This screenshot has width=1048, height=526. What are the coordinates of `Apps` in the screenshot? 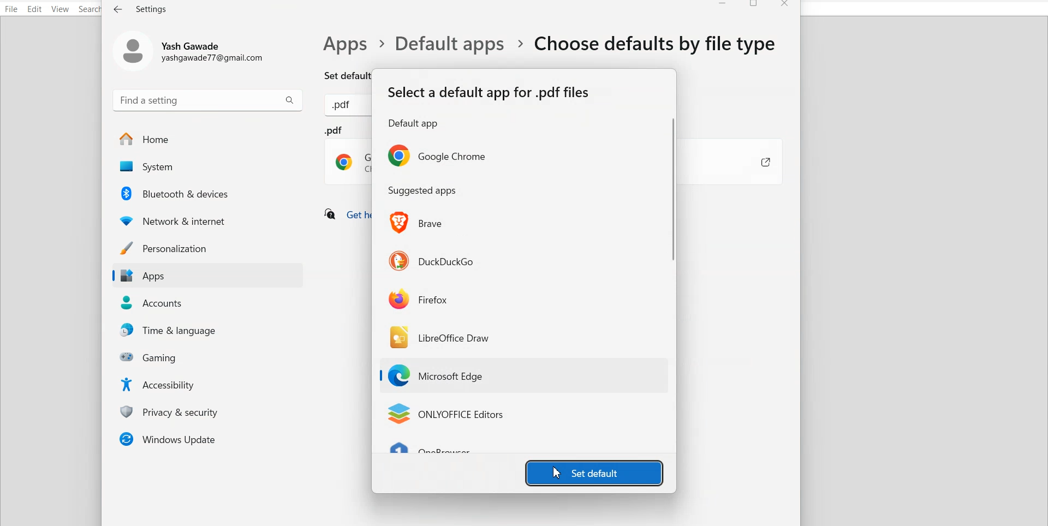 It's located at (207, 276).